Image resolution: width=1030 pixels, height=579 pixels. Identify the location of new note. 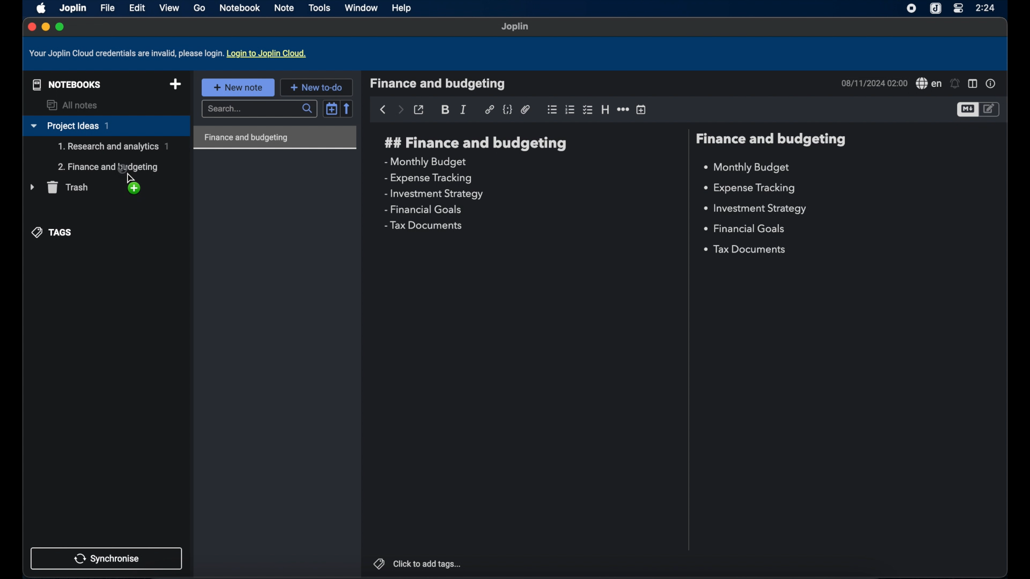
(238, 87).